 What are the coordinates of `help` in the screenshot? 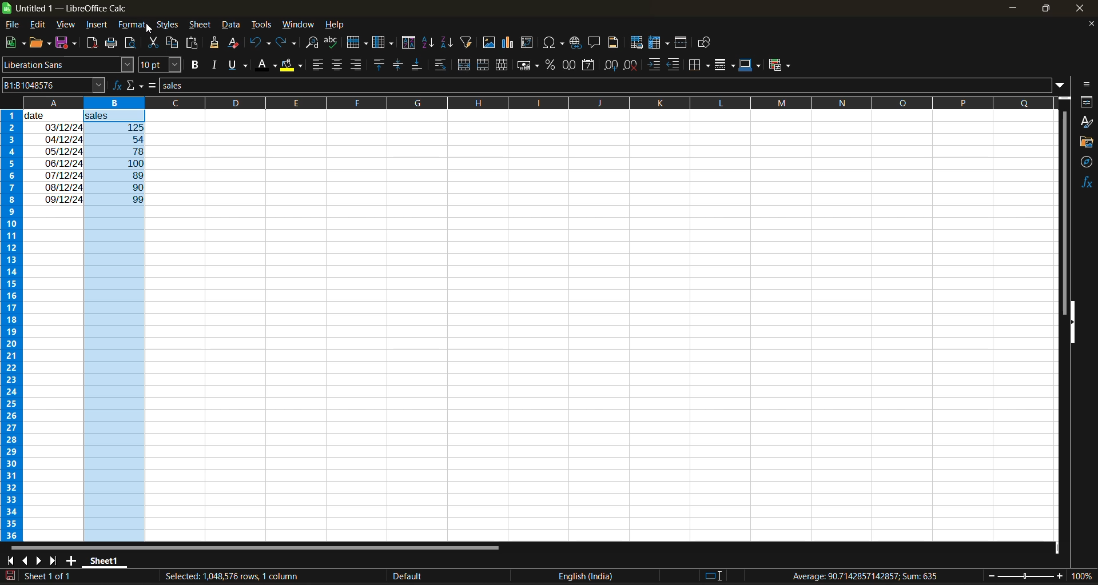 It's located at (335, 24).